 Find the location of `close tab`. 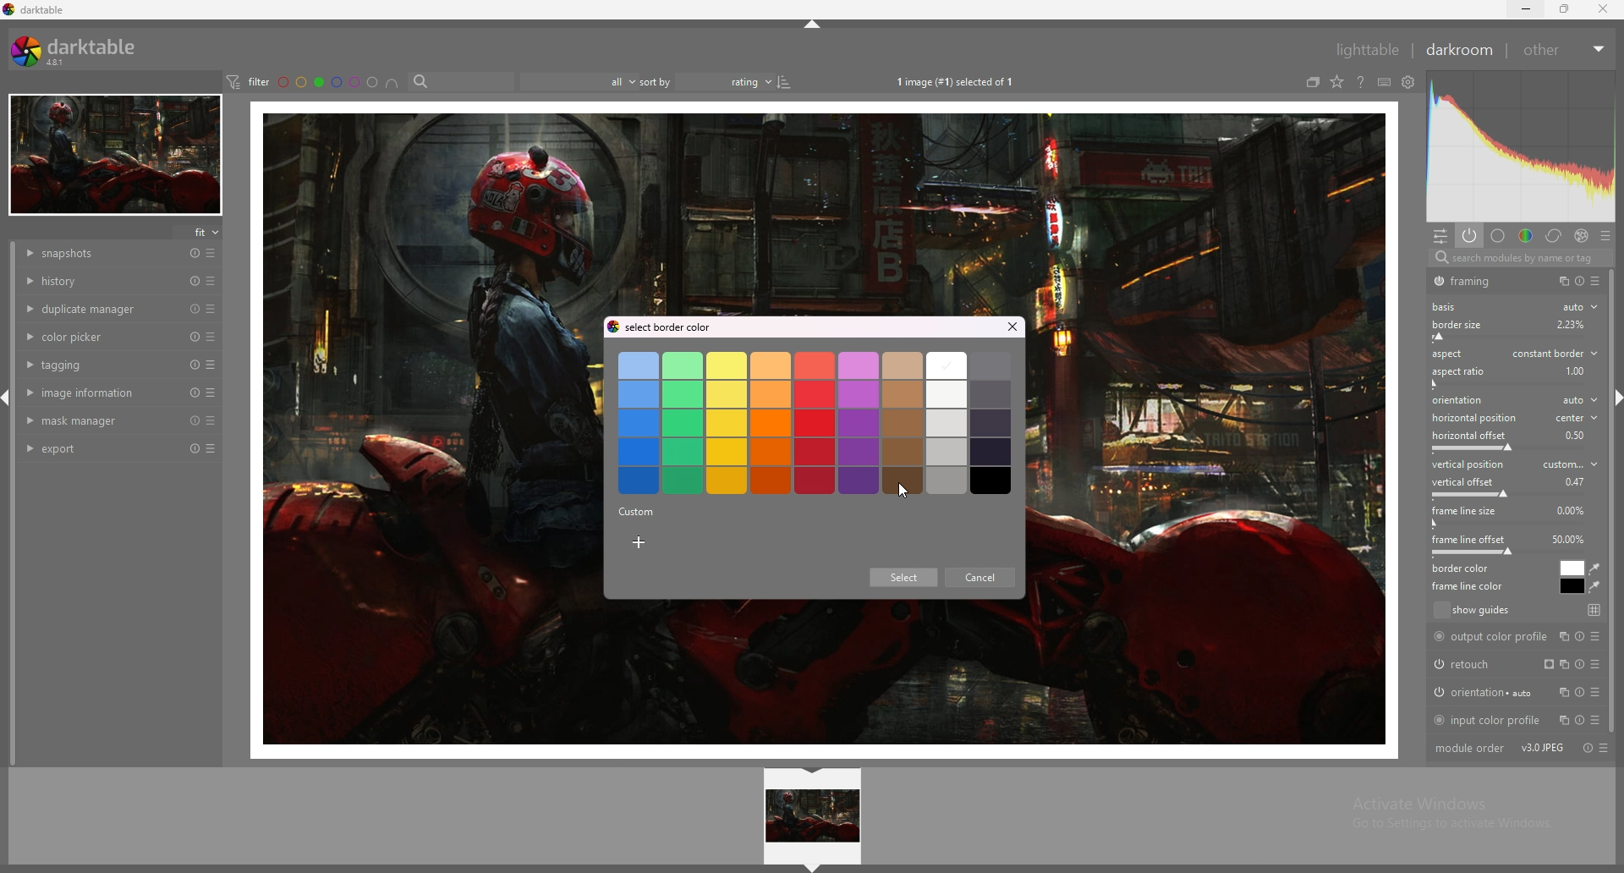

close tab is located at coordinates (1008, 327).